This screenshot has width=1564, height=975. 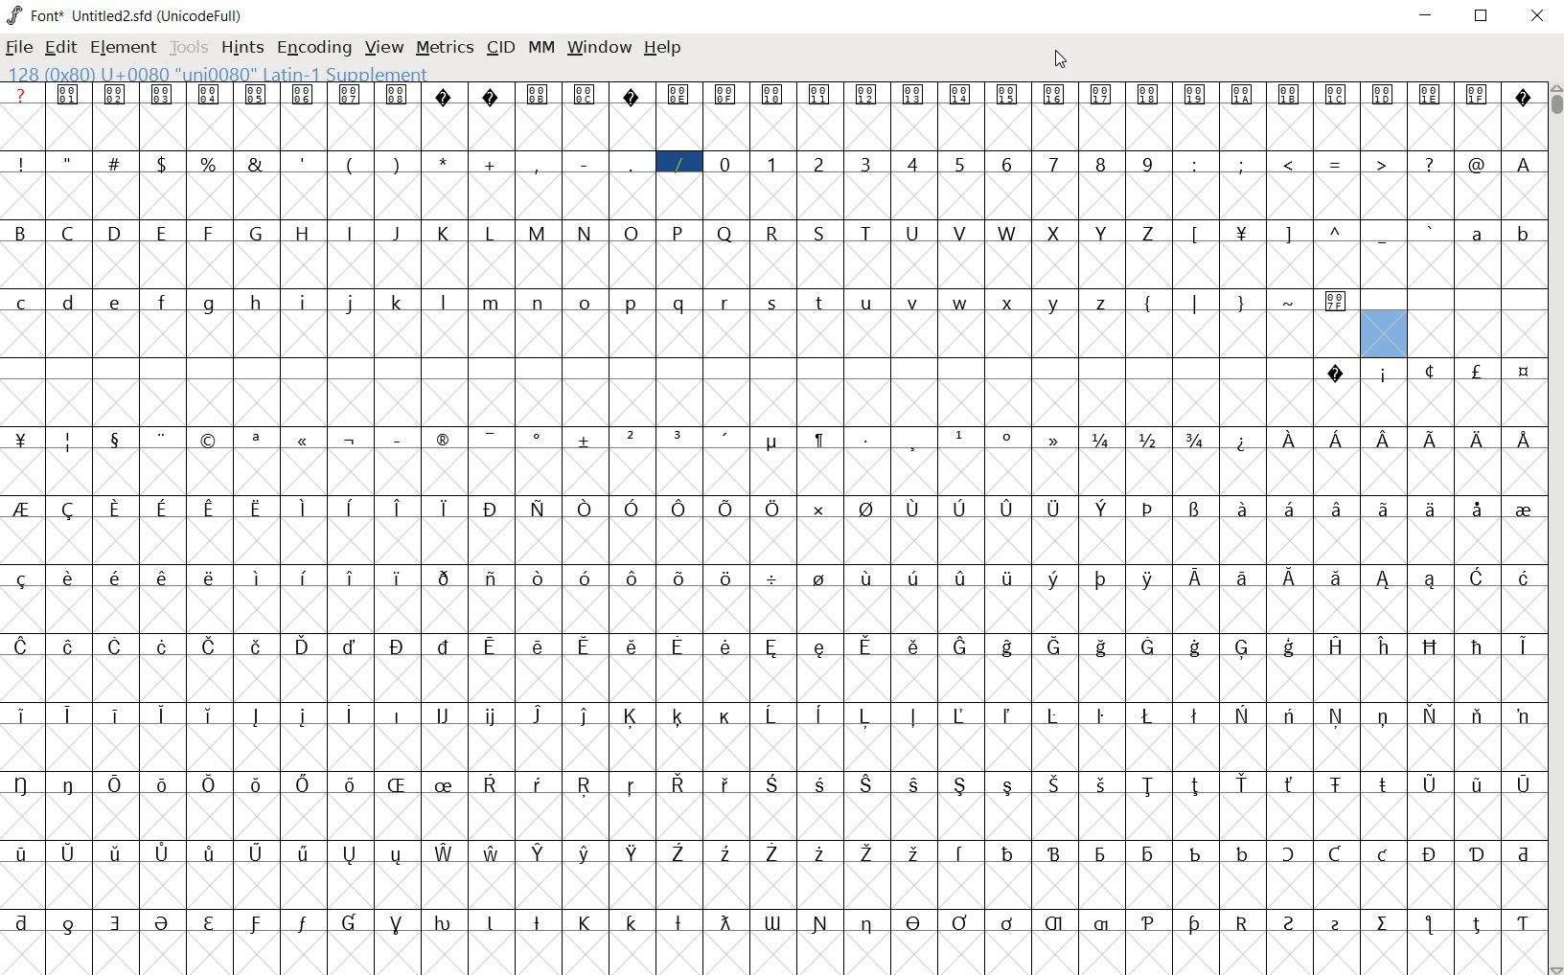 I want to click on glyph, so click(x=444, y=234).